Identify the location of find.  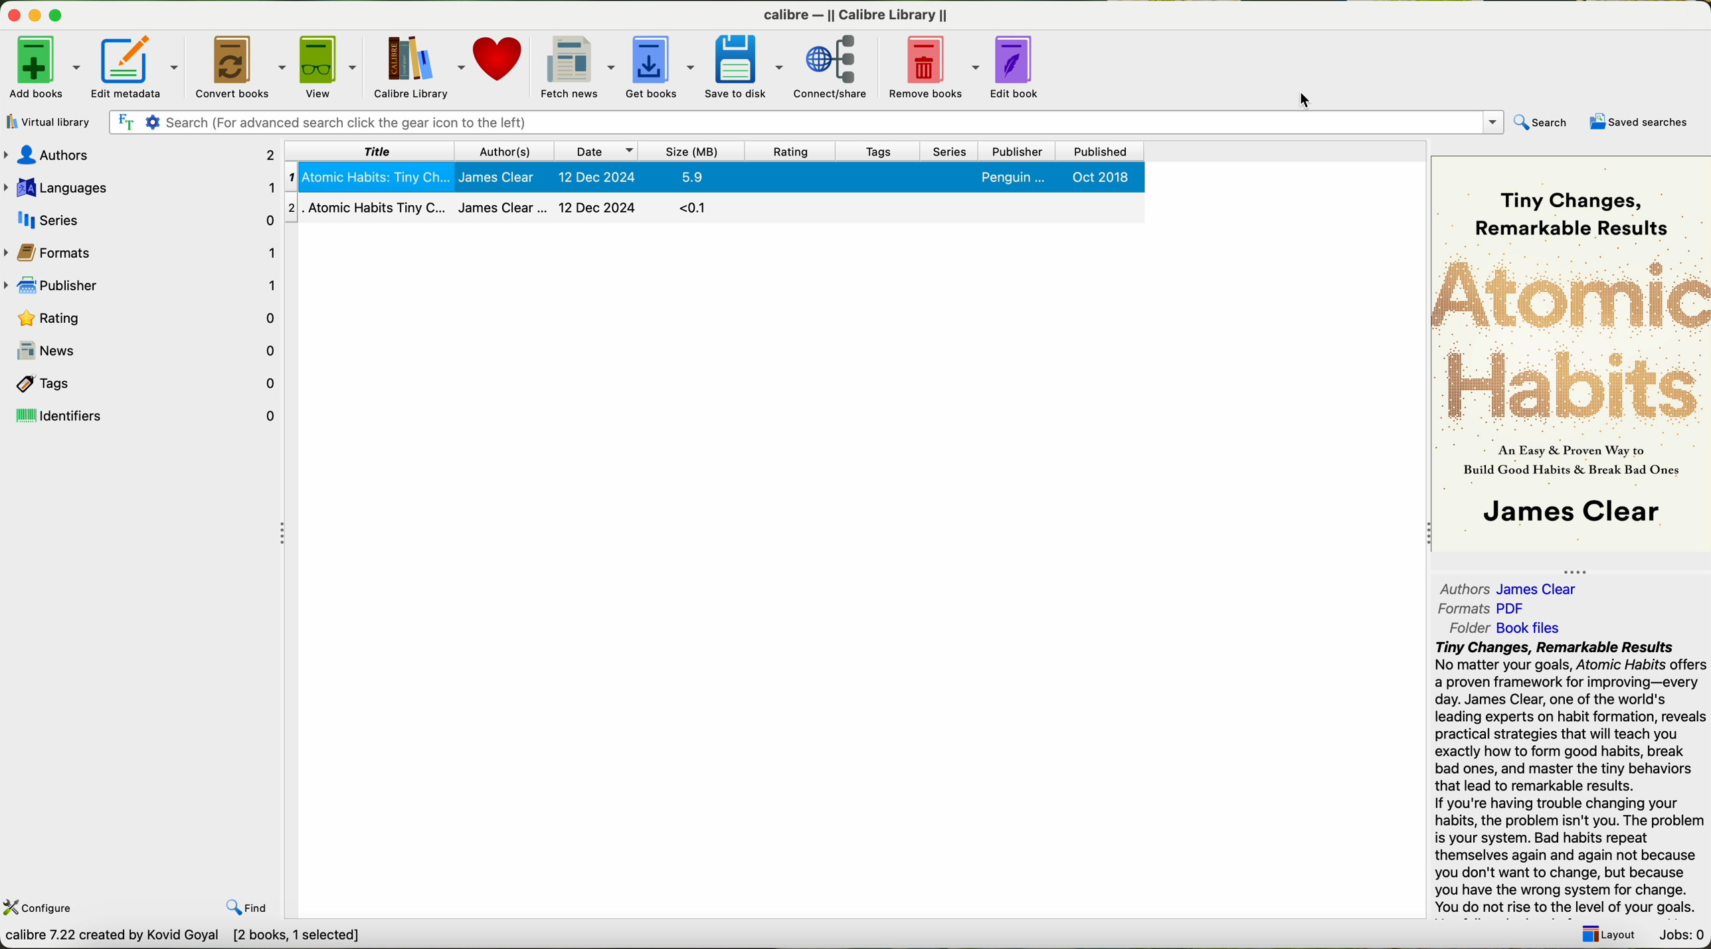
(252, 908).